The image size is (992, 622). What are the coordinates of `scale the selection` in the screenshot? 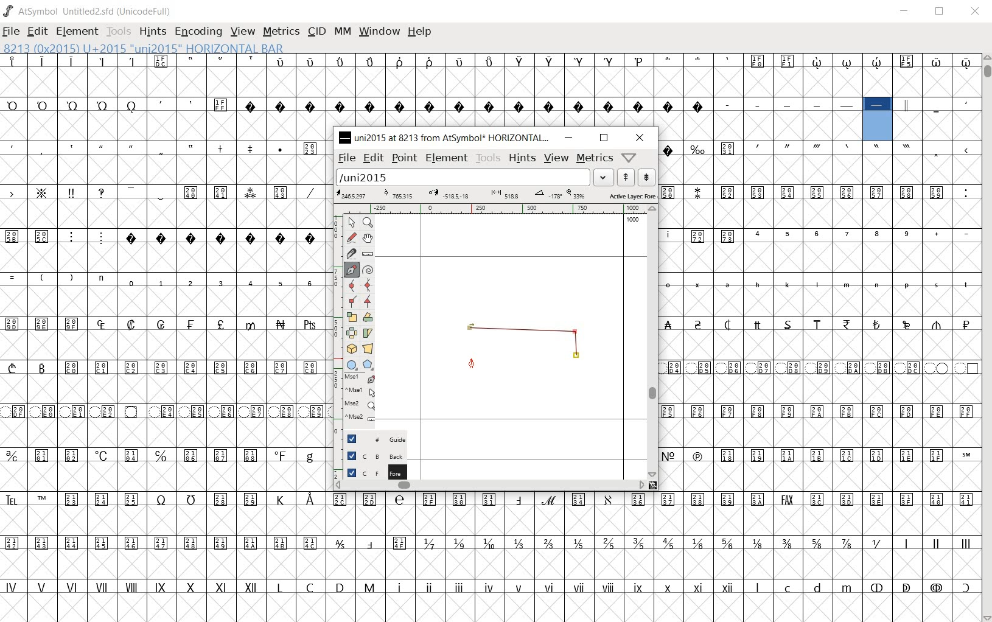 It's located at (351, 317).